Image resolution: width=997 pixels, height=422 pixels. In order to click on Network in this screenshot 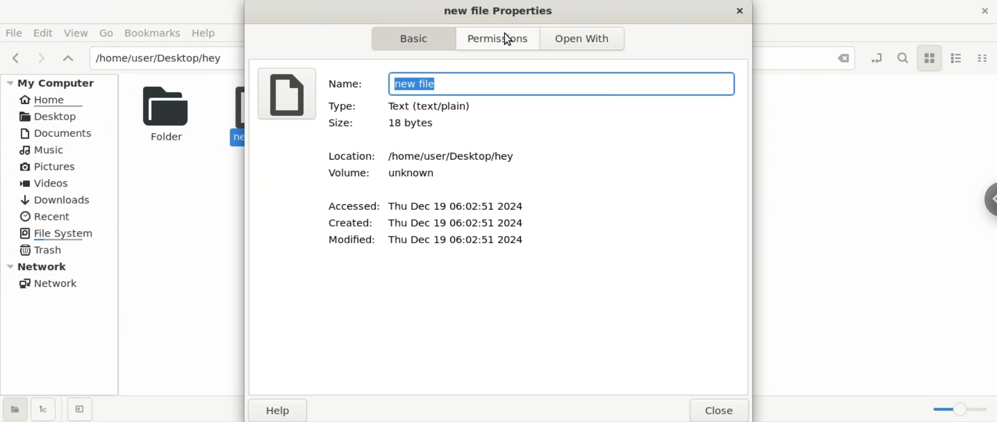, I will do `click(52, 283)`.